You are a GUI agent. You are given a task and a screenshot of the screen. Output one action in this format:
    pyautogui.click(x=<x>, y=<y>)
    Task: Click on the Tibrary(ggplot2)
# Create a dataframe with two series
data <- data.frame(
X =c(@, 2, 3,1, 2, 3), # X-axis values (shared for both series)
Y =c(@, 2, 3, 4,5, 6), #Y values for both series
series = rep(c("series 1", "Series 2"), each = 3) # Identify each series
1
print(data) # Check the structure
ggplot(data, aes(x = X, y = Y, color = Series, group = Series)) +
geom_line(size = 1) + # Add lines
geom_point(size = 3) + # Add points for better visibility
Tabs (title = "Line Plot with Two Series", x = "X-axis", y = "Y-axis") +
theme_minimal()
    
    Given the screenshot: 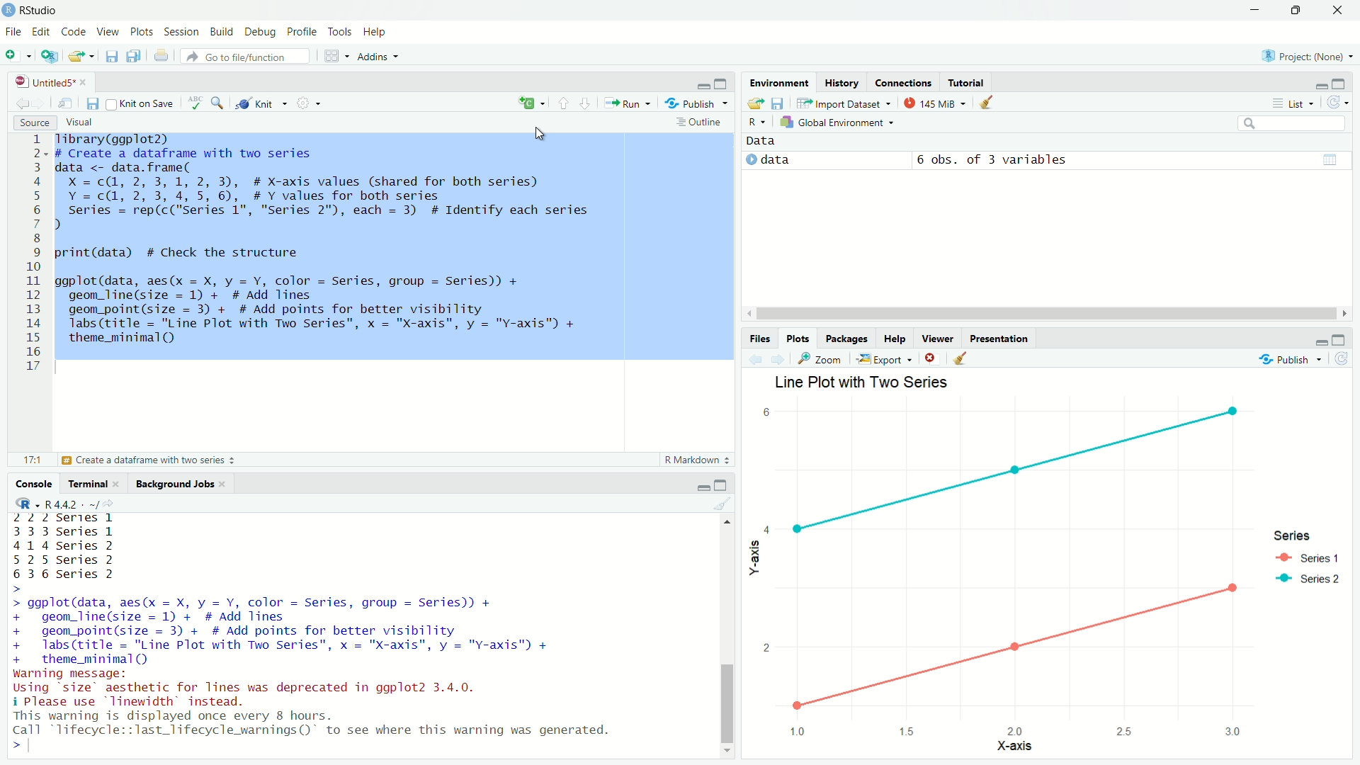 What is the action you would take?
    pyautogui.click(x=394, y=248)
    